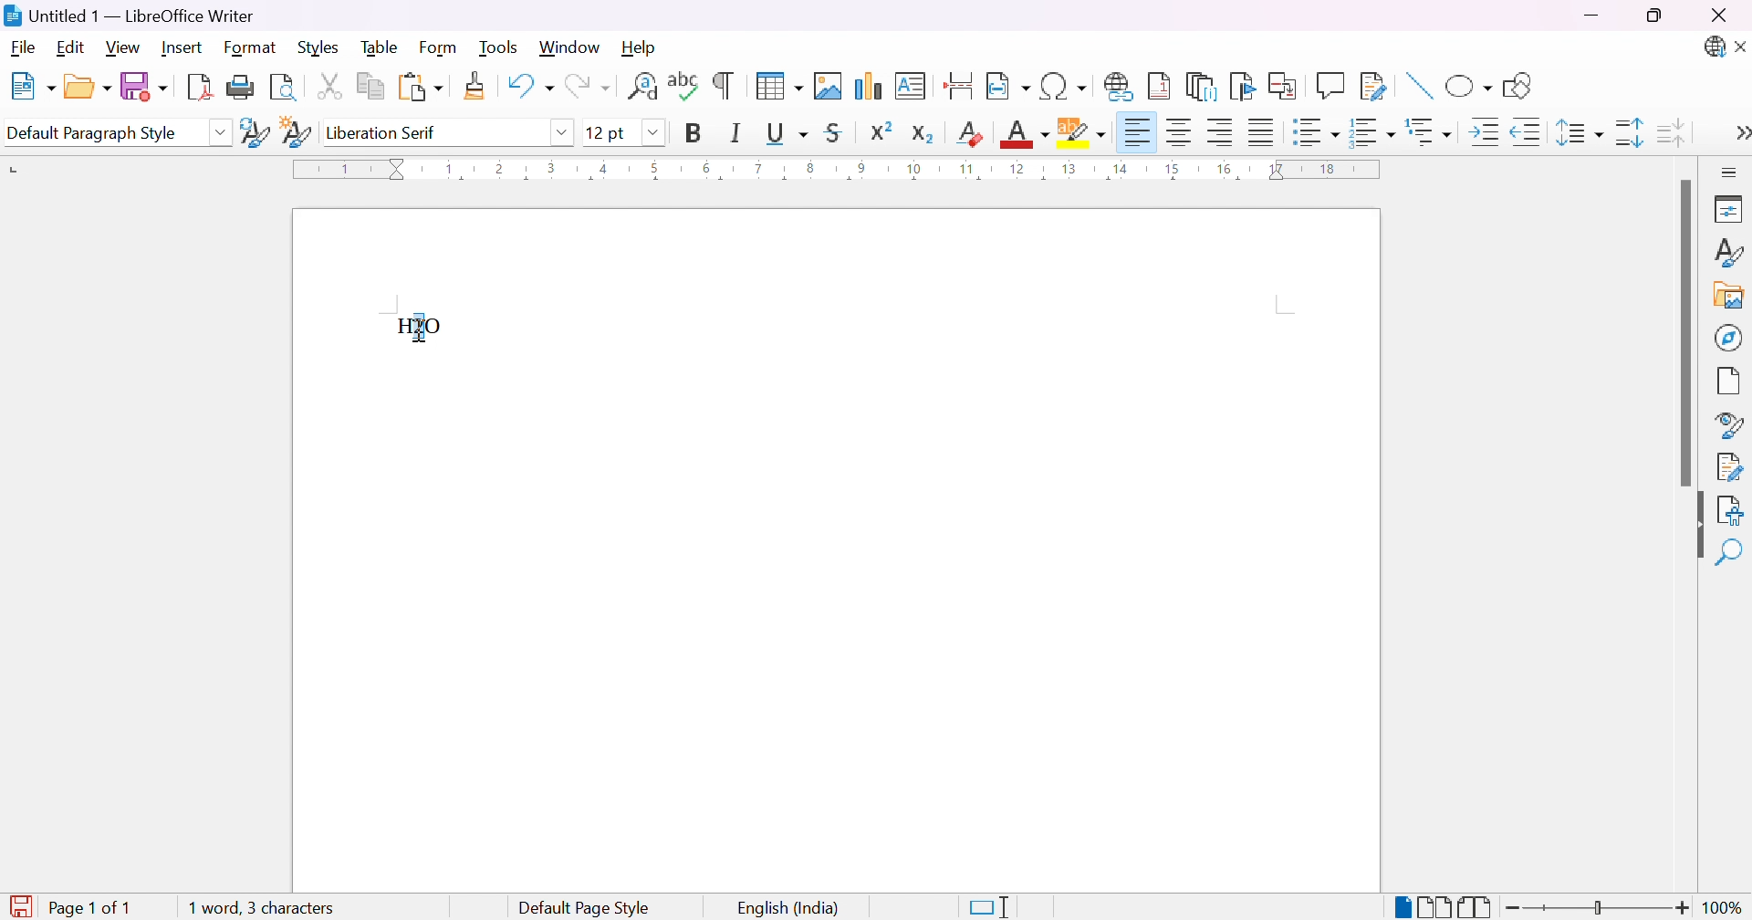 The image size is (1752, 920). Describe the element at coordinates (1417, 88) in the screenshot. I see `Insert line` at that location.